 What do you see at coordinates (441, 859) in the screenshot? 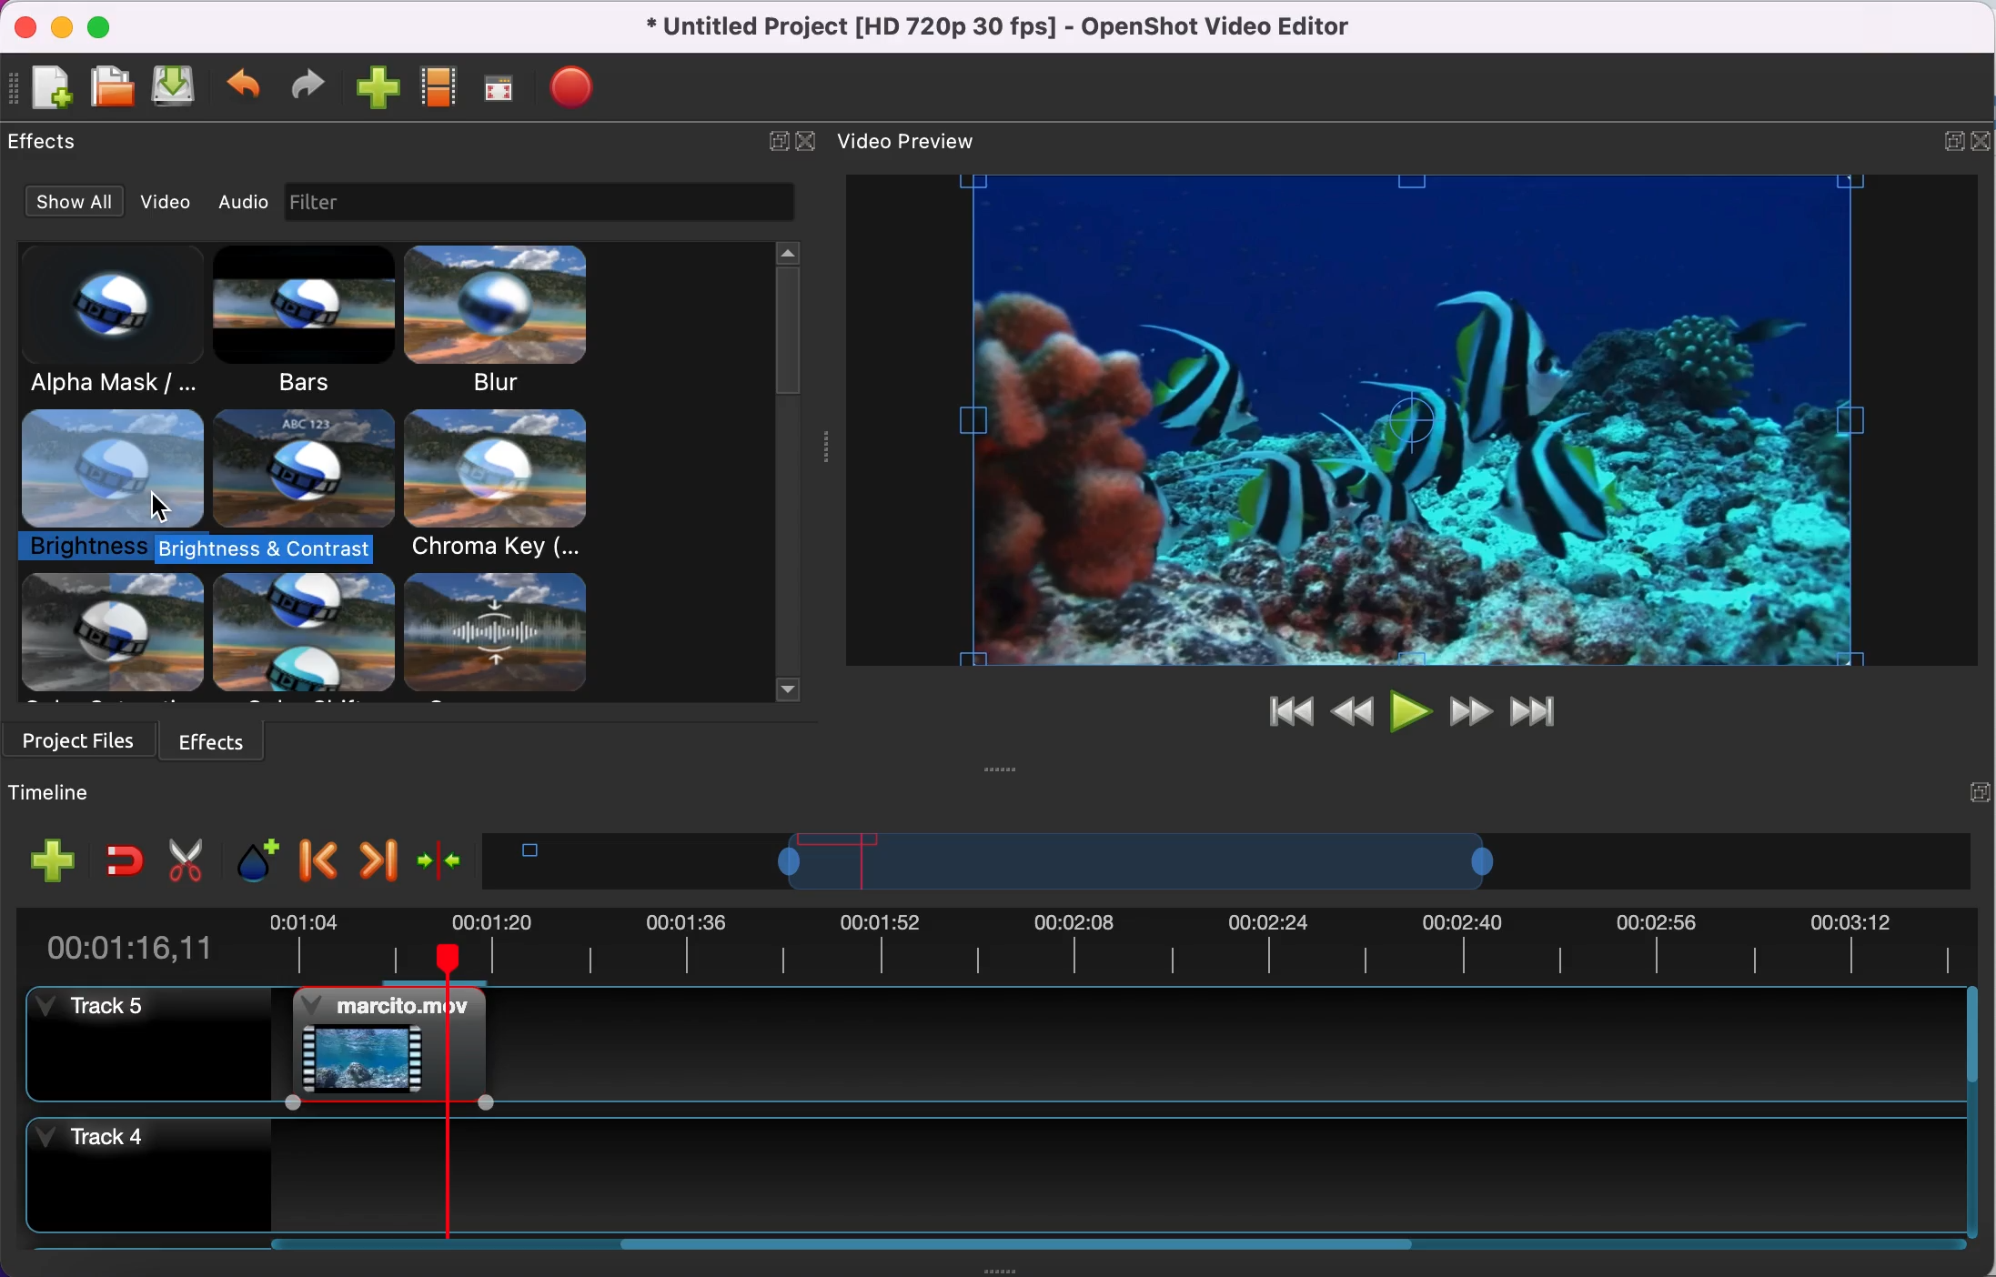
I see `center the timeline` at bounding box center [441, 859].